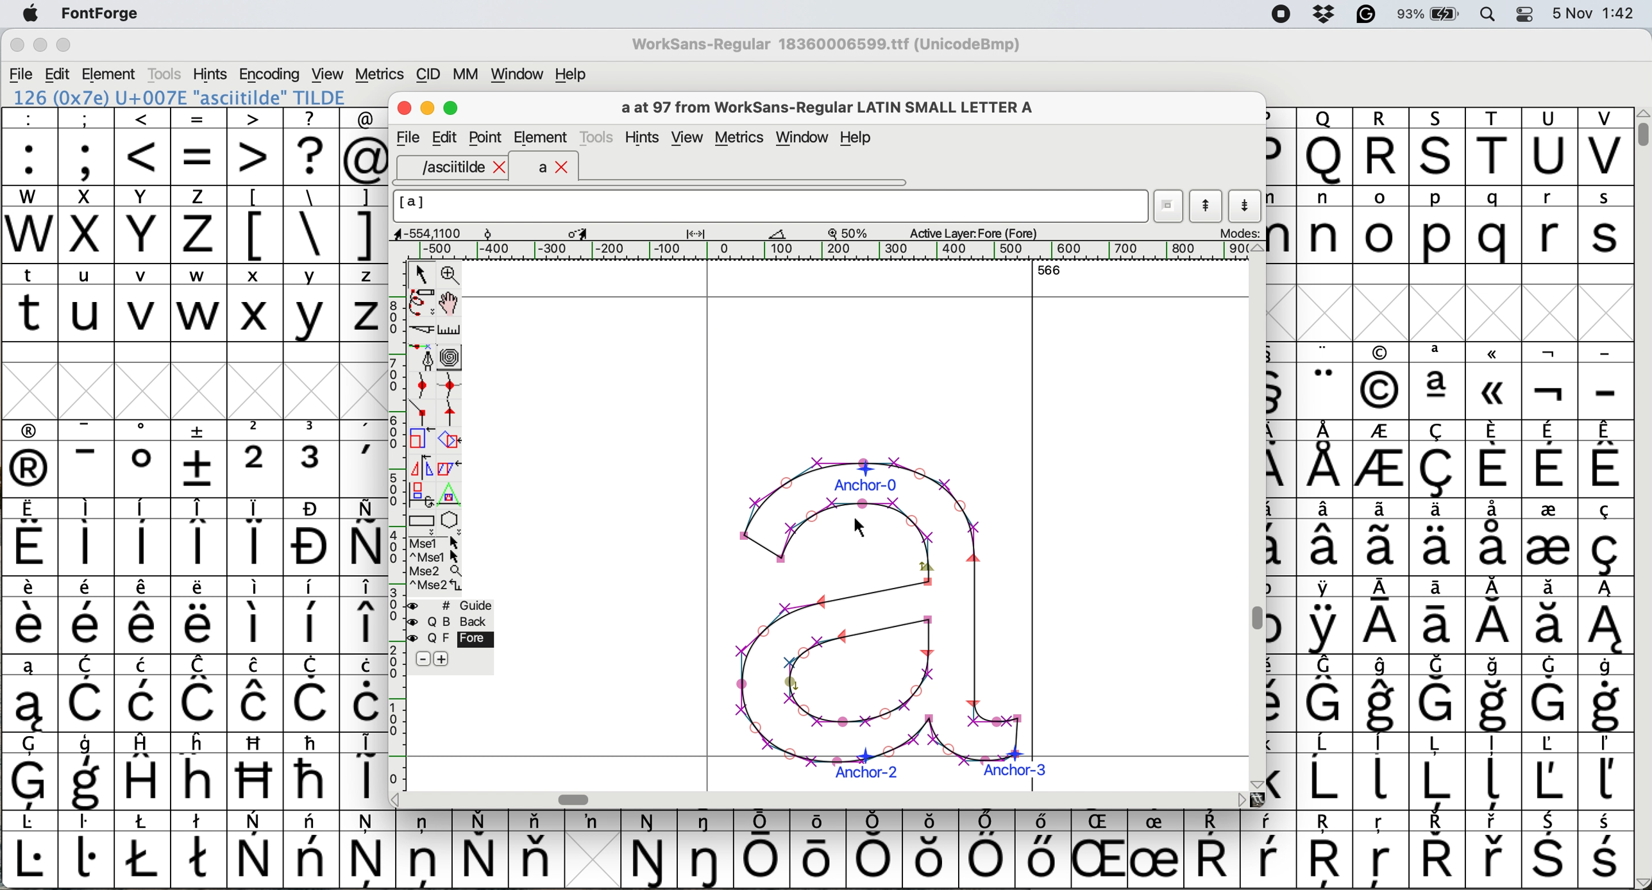  I want to click on rotate the selection, so click(456, 441).